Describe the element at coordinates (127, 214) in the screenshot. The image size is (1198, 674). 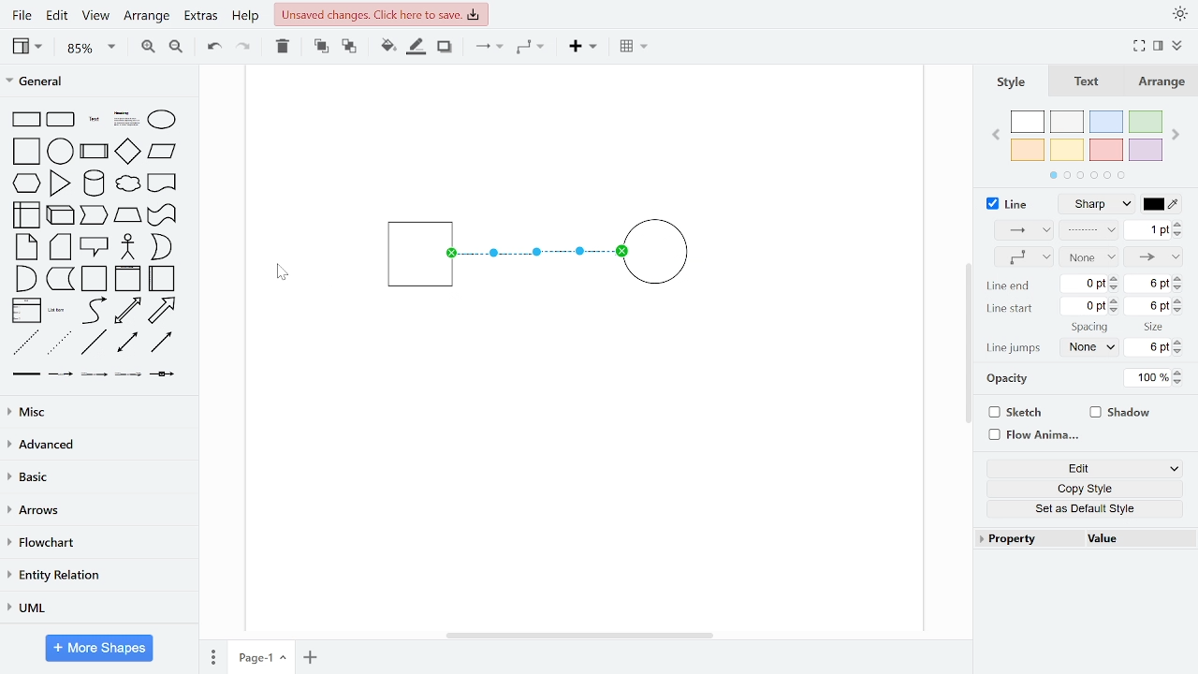
I see `trapezoid` at that location.